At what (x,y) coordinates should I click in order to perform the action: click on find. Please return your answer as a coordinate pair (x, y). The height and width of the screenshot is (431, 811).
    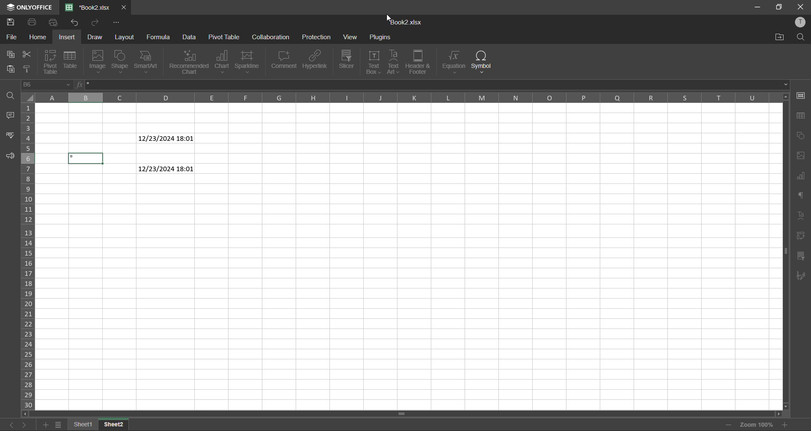
    Looking at the image, I should click on (800, 37).